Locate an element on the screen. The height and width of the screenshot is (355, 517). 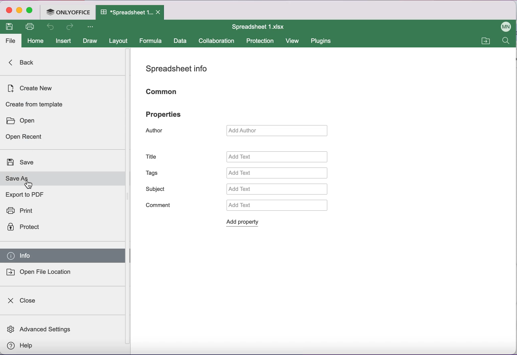
user is located at coordinates (505, 26).